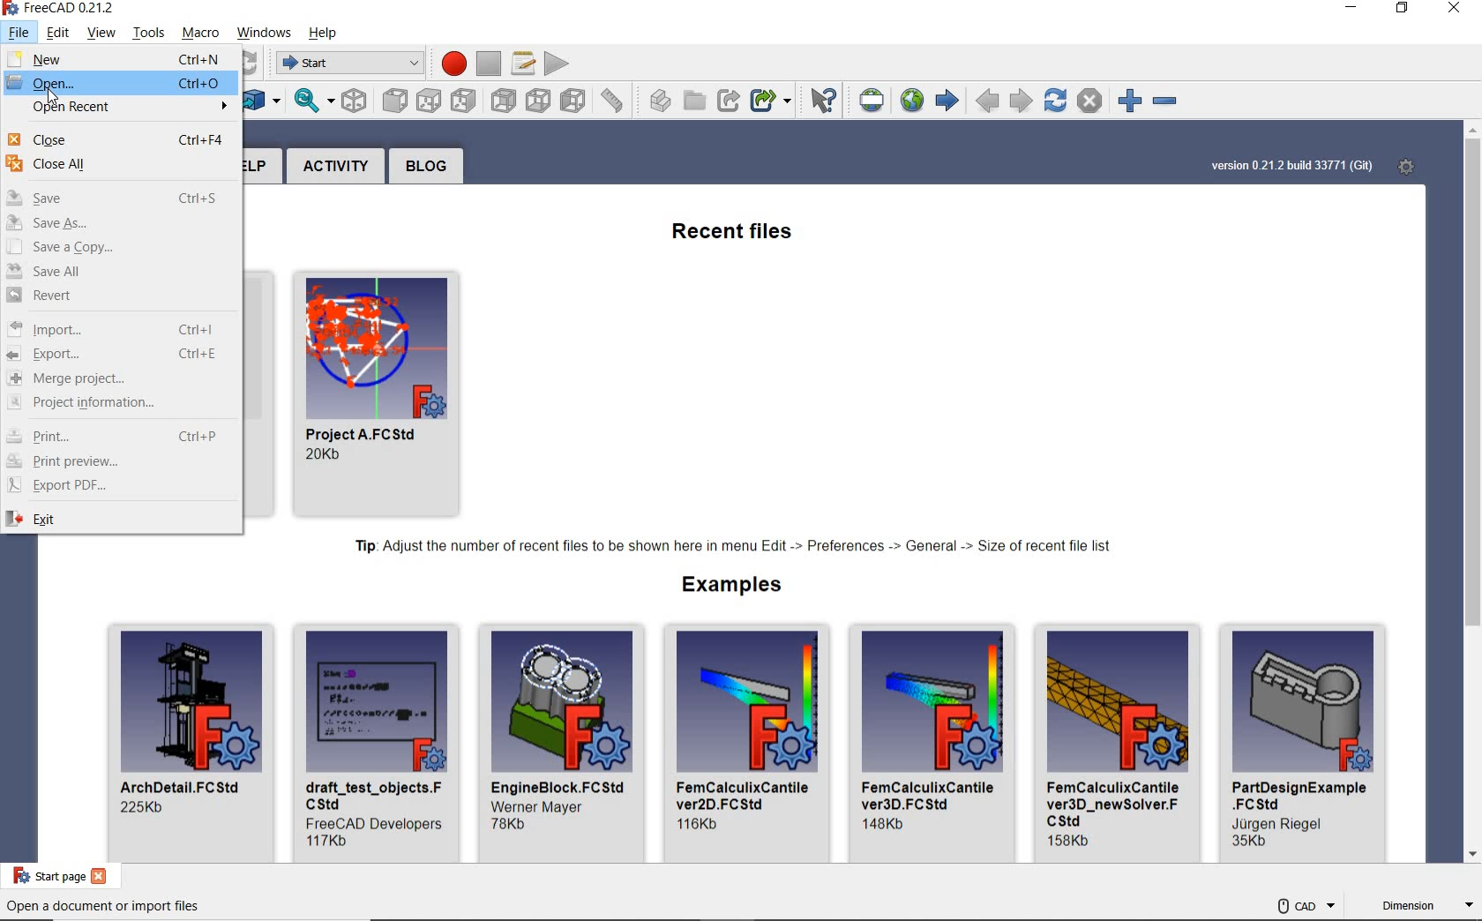  I want to click on MACROS, so click(523, 64).